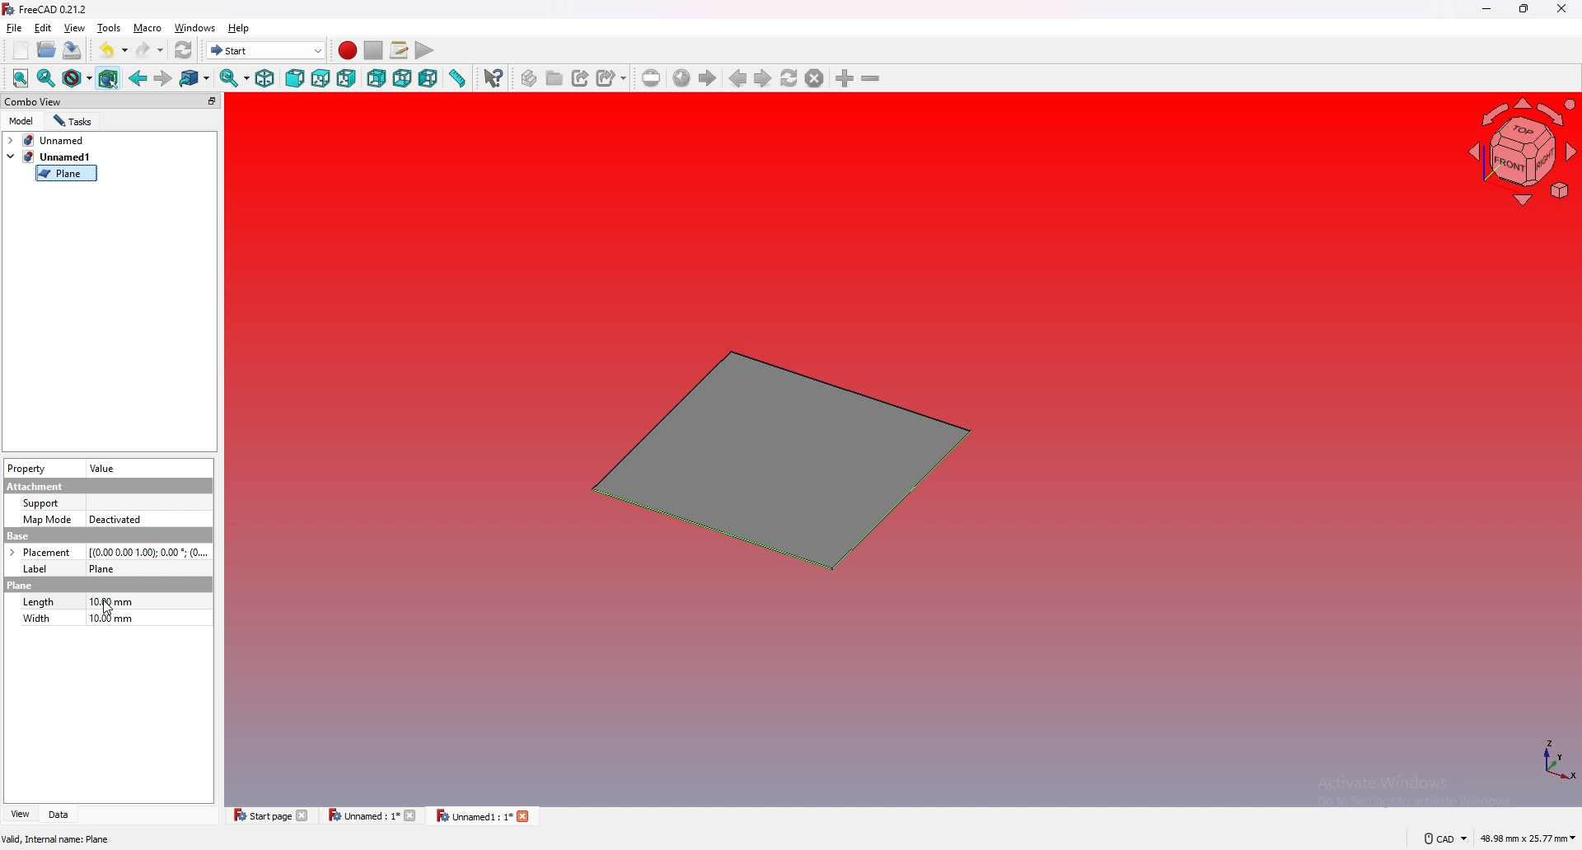  Describe the element at coordinates (20, 586) in the screenshot. I see `plane` at that location.